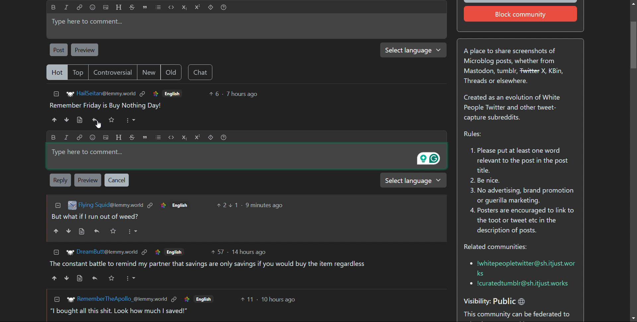 The width and height of the screenshot is (637, 322). What do you see at coordinates (130, 120) in the screenshot?
I see `More` at bounding box center [130, 120].